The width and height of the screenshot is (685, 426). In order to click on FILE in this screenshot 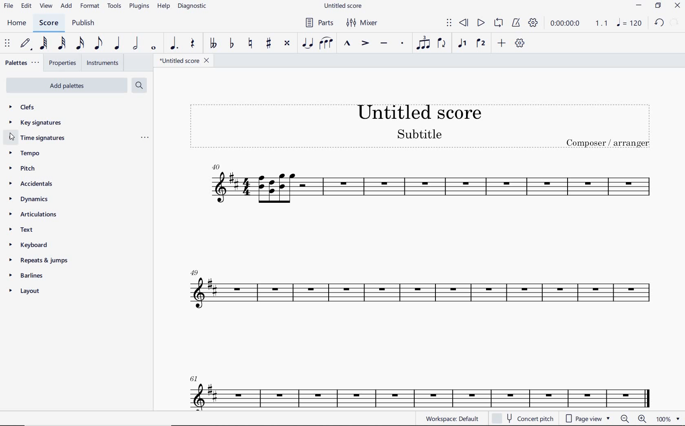, I will do `click(9, 7)`.